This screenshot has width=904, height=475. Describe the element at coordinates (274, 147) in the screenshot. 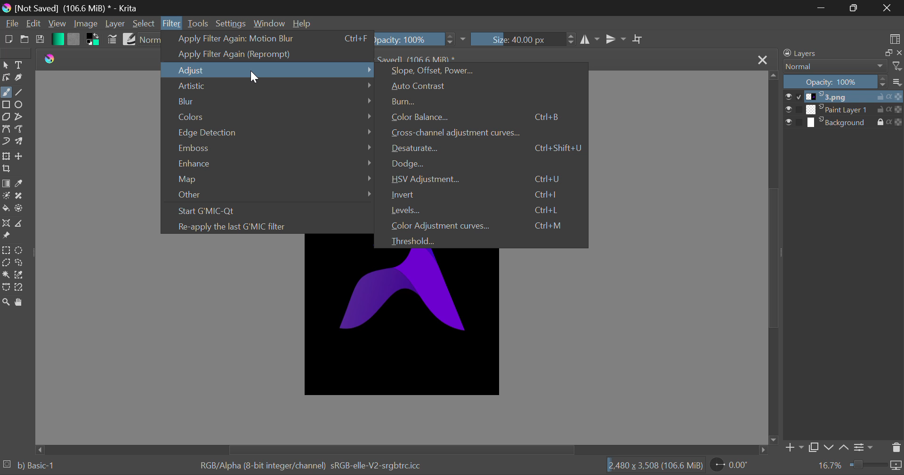

I see `Emboss` at that location.